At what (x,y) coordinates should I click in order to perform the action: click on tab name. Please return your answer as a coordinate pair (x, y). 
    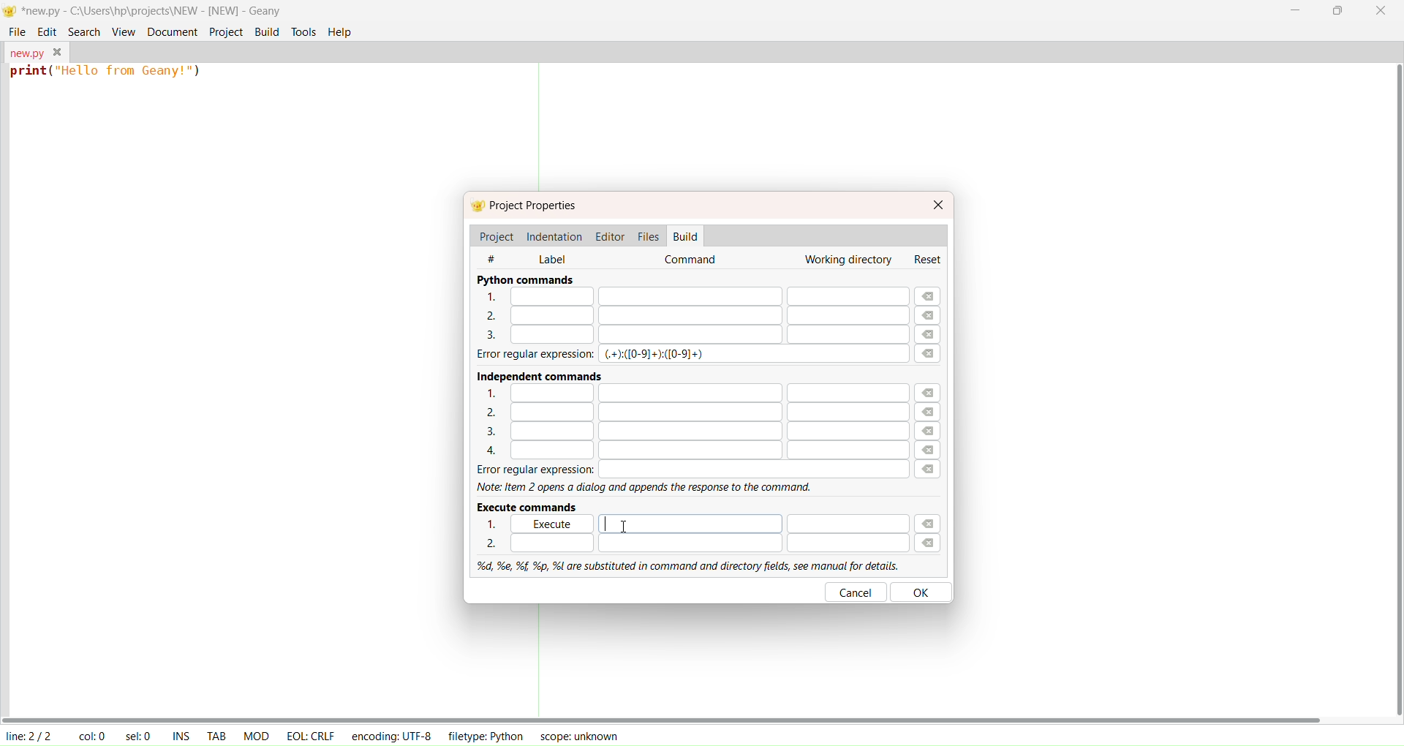
    Looking at the image, I should click on (25, 51).